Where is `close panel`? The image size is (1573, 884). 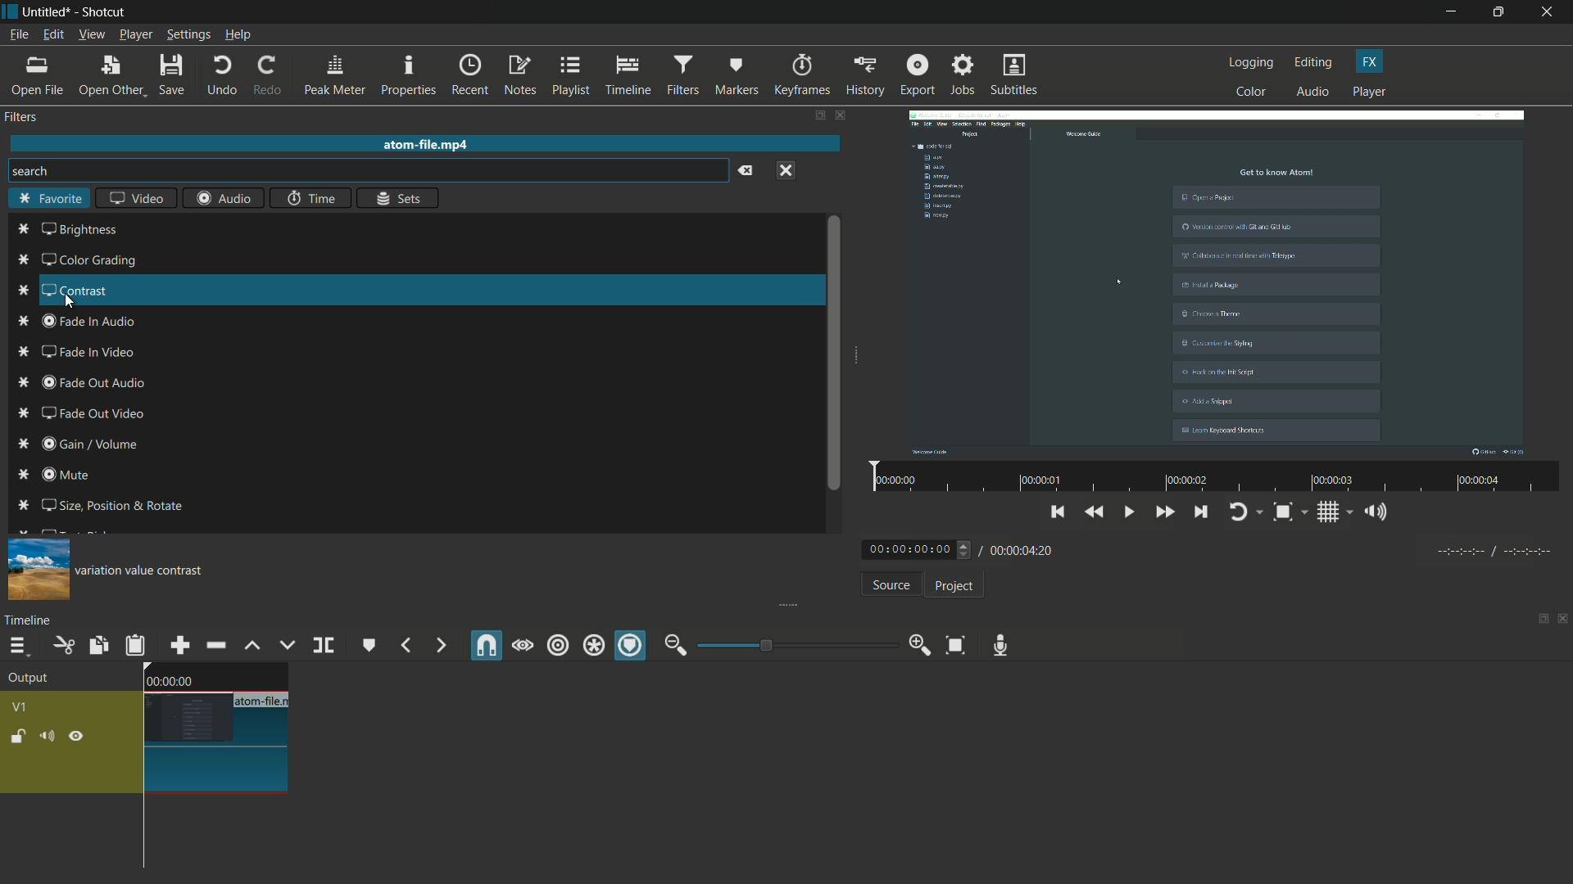
close panel is located at coordinates (1563, 620).